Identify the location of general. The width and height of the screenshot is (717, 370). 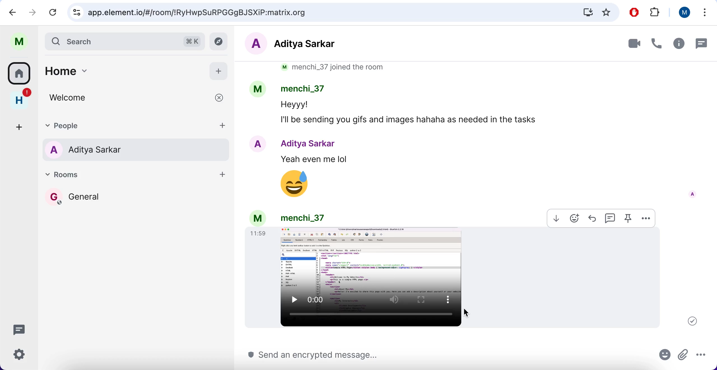
(86, 199).